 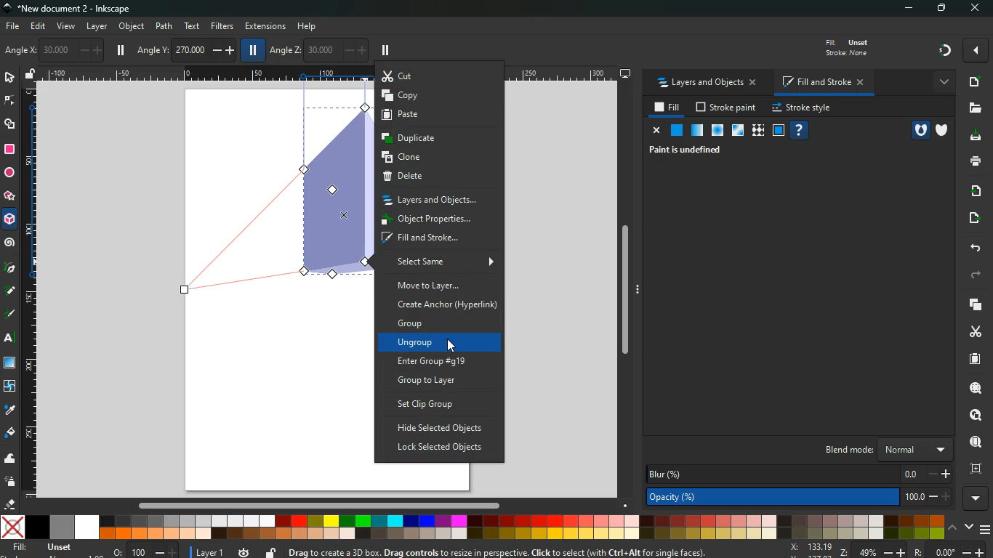 What do you see at coordinates (973, 248) in the screenshot?
I see `back` at bounding box center [973, 248].